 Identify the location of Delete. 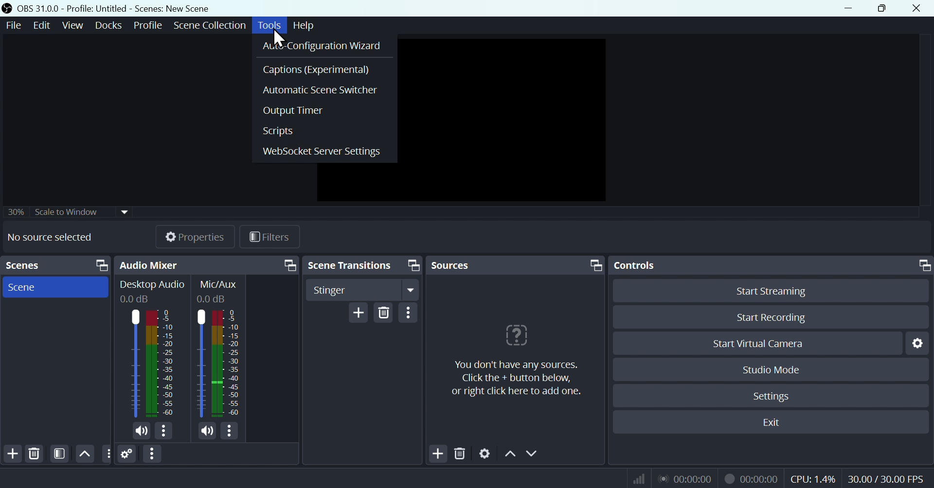
(384, 312).